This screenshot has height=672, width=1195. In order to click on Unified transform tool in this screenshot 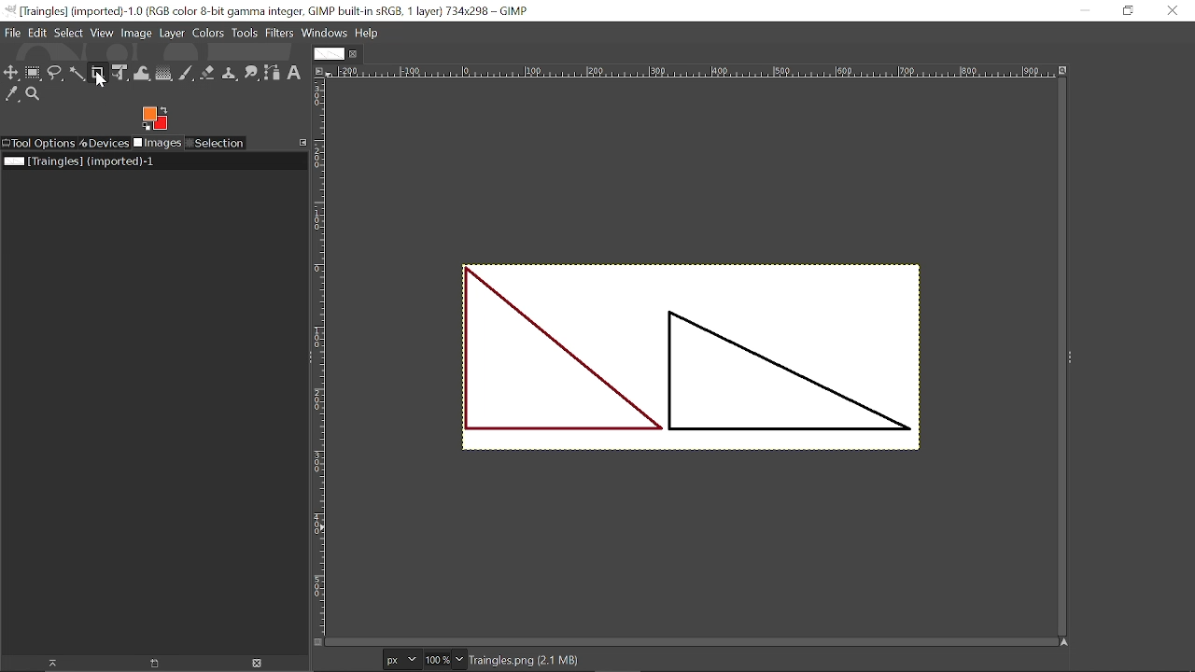, I will do `click(121, 73)`.